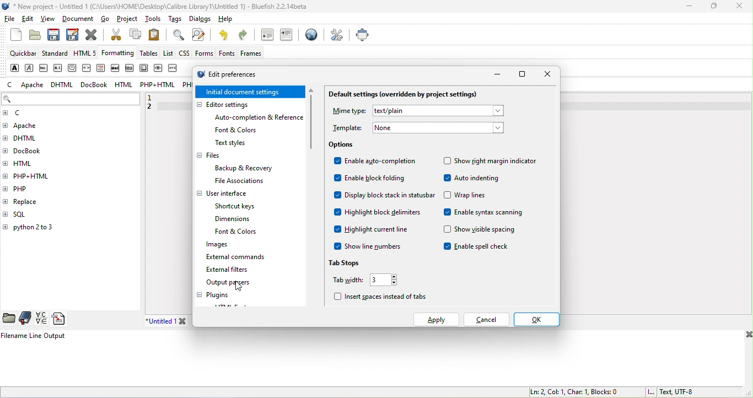 The height and width of the screenshot is (398, 753). Describe the element at coordinates (229, 270) in the screenshot. I see `external filters` at that location.